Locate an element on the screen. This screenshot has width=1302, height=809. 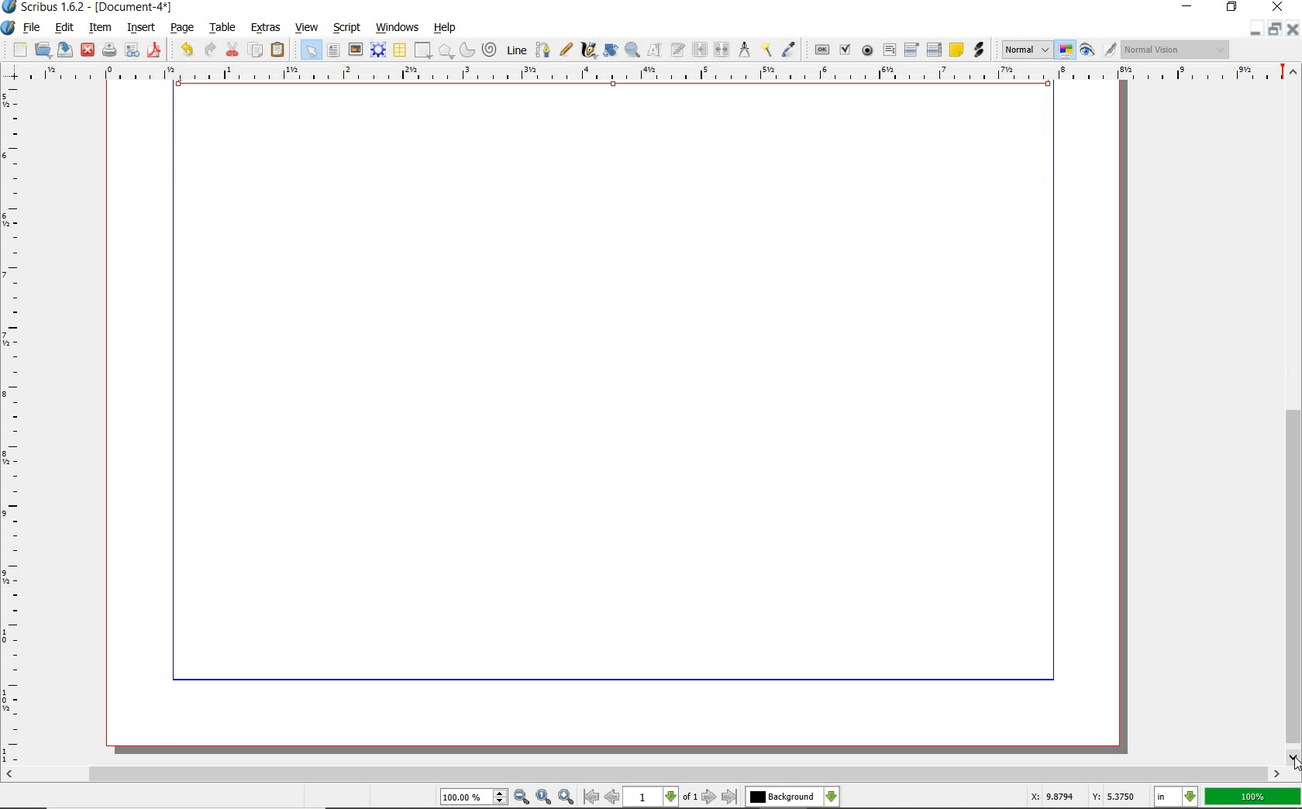
pdf check box is located at coordinates (845, 49).